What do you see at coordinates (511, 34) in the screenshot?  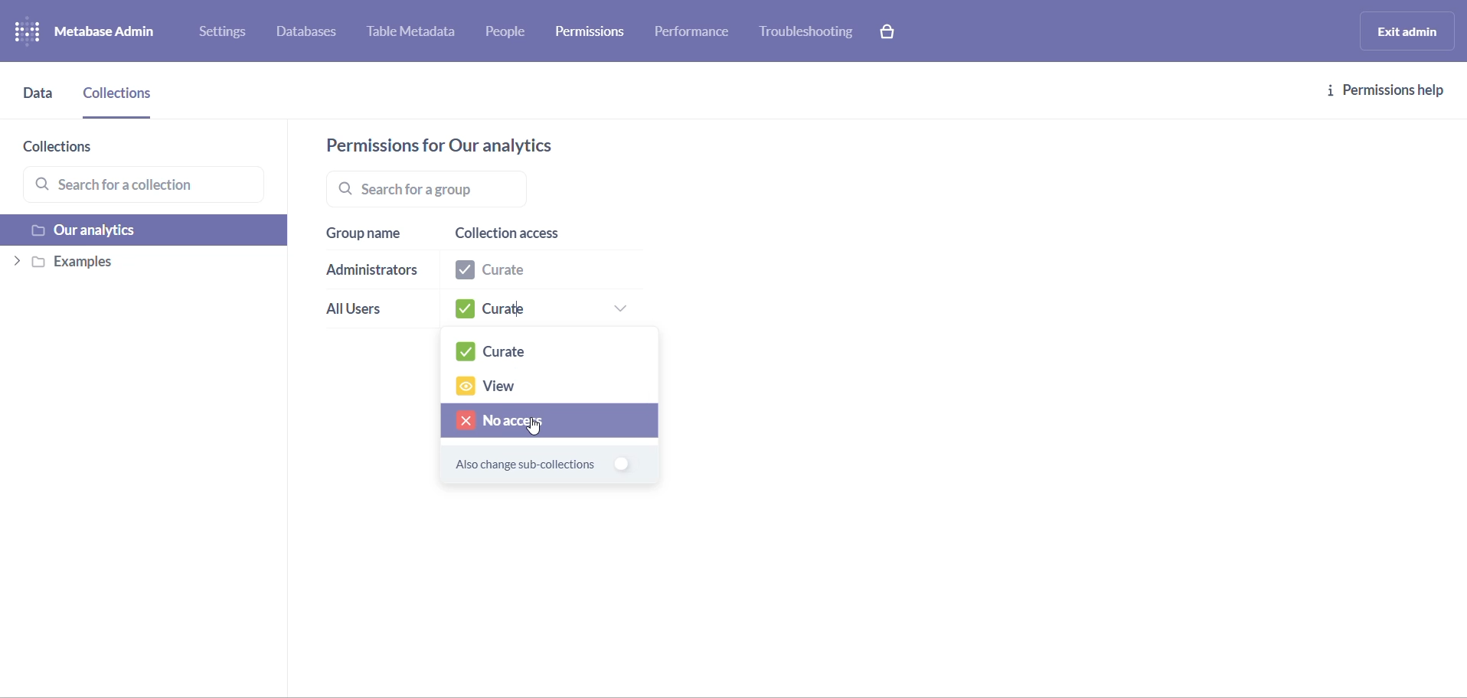 I see `people` at bounding box center [511, 34].